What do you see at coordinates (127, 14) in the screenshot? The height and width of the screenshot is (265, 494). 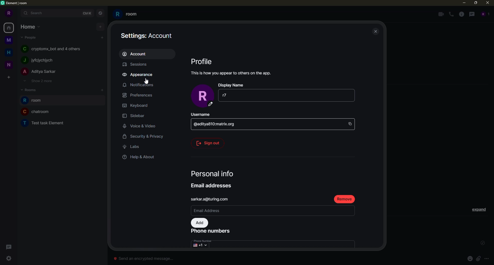 I see `room` at bounding box center [127, 14].